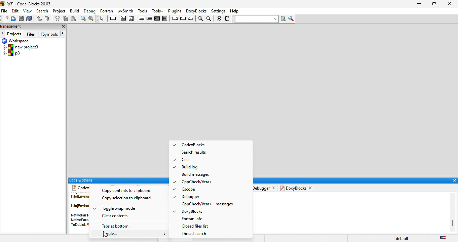 This screenshot has width=458, height=242. Describe the element at coordinates (200, 19) in the screenshot. I see `zoom in` at that location.